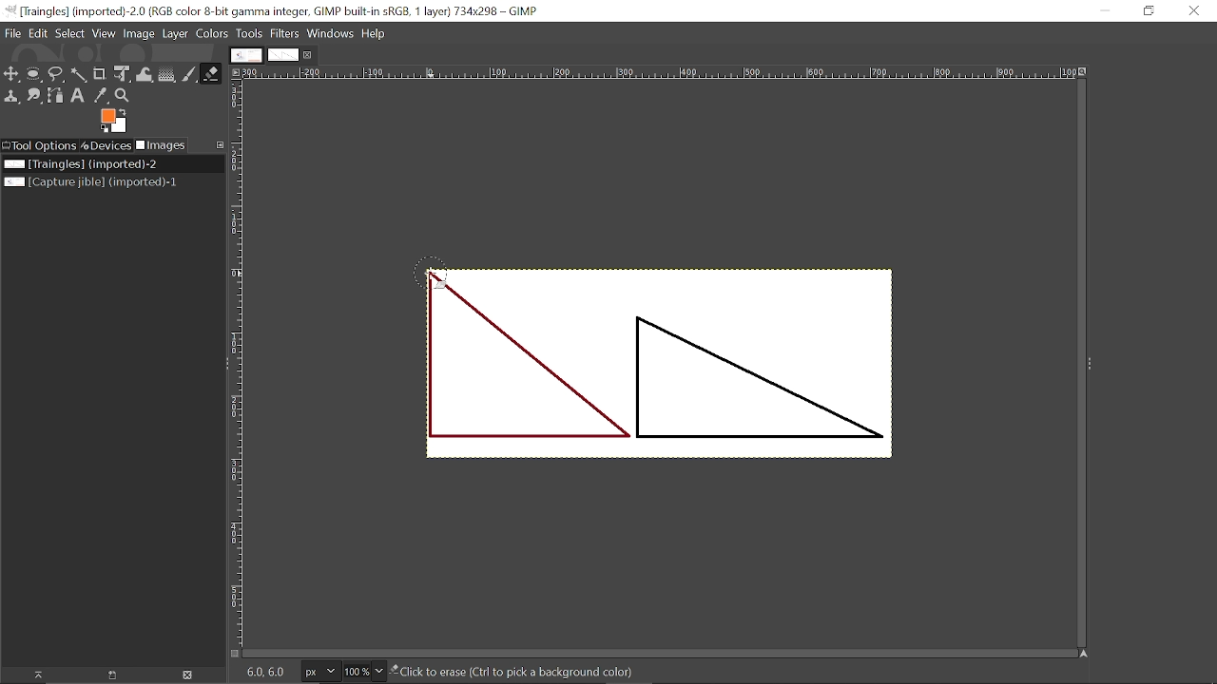  I want to click on Minimize, so click(1105, 11).